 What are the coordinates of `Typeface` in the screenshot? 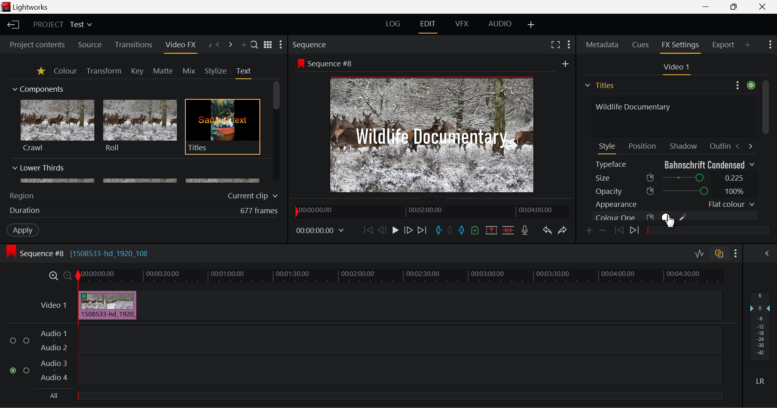 It's located at (675, 164).